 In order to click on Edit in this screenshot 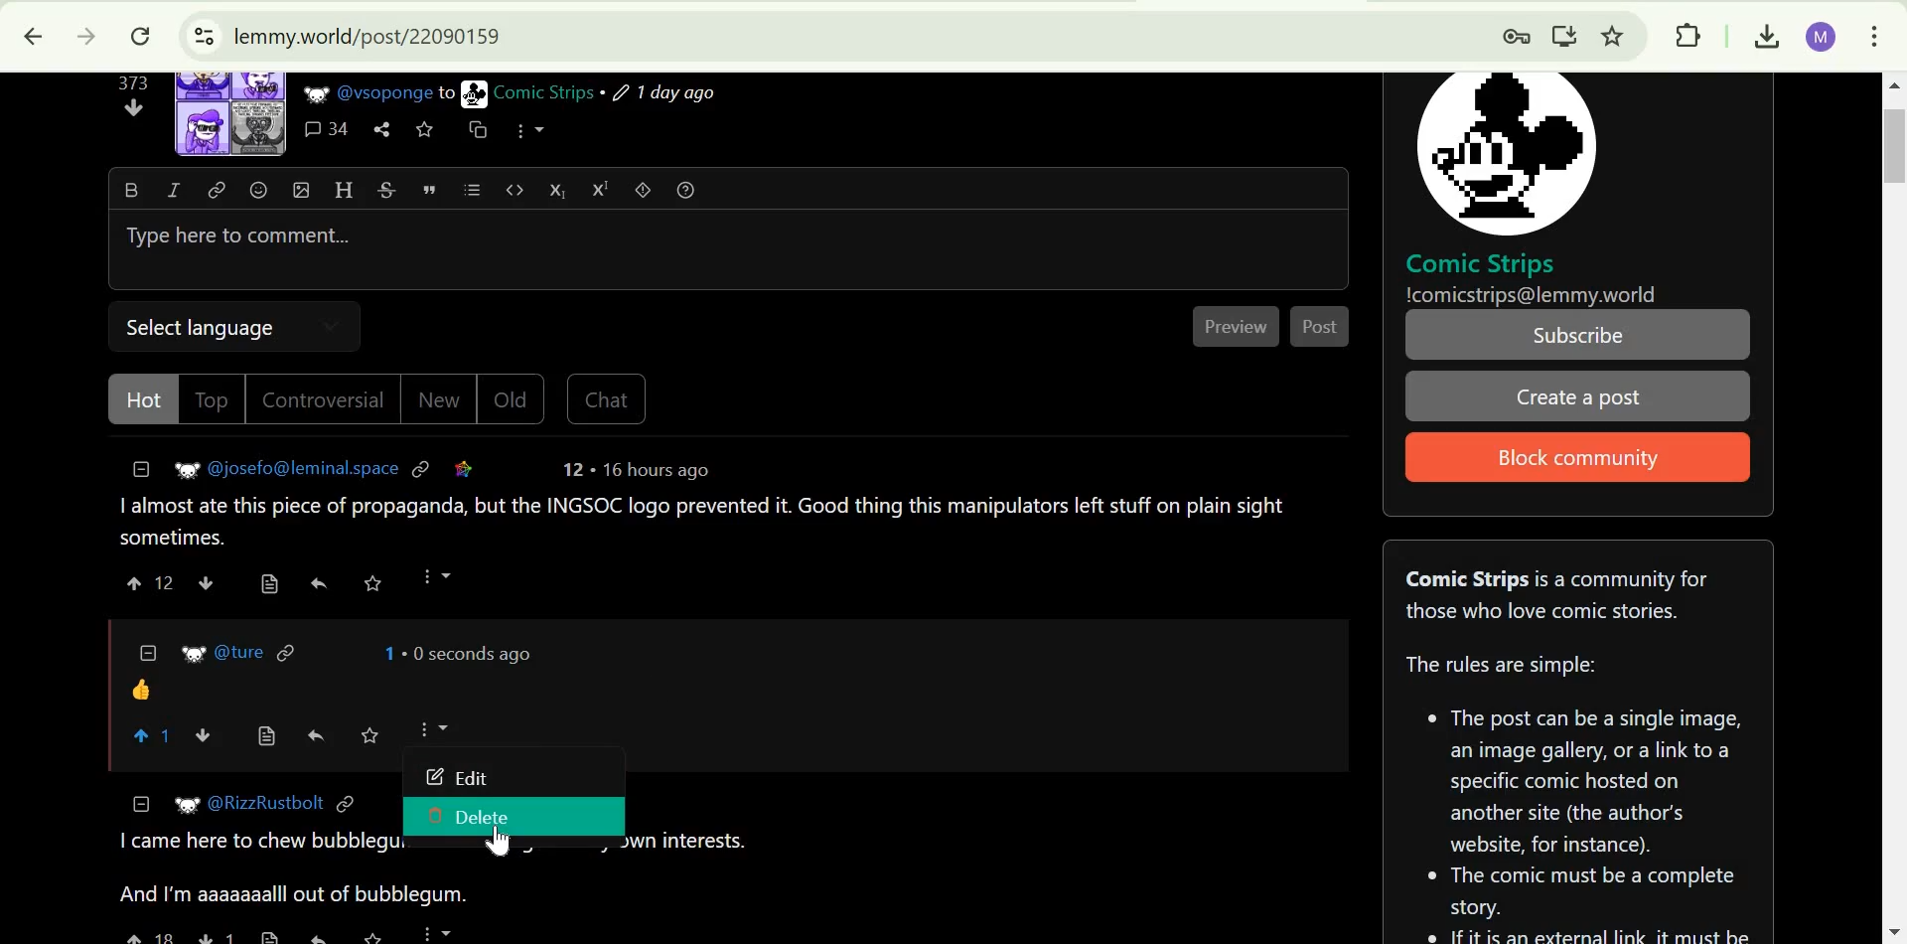, I will do `click(457, 777)`.